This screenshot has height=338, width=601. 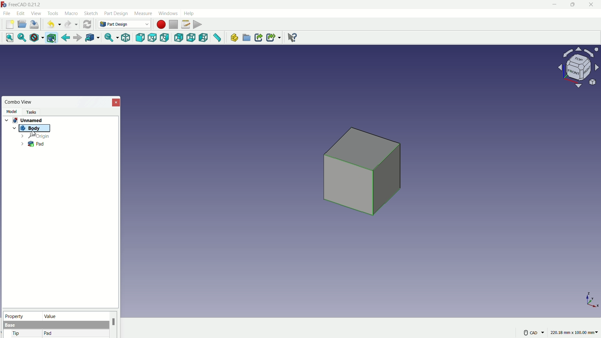 I want to click on task, so click(x=33, y=111).